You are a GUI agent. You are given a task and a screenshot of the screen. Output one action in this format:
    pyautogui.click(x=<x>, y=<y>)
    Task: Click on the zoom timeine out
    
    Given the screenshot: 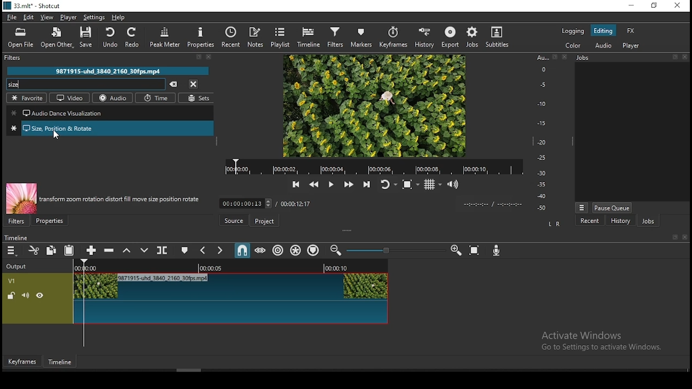 What is the action you would take?
    pyautogui.click(x=337, y=252)
    